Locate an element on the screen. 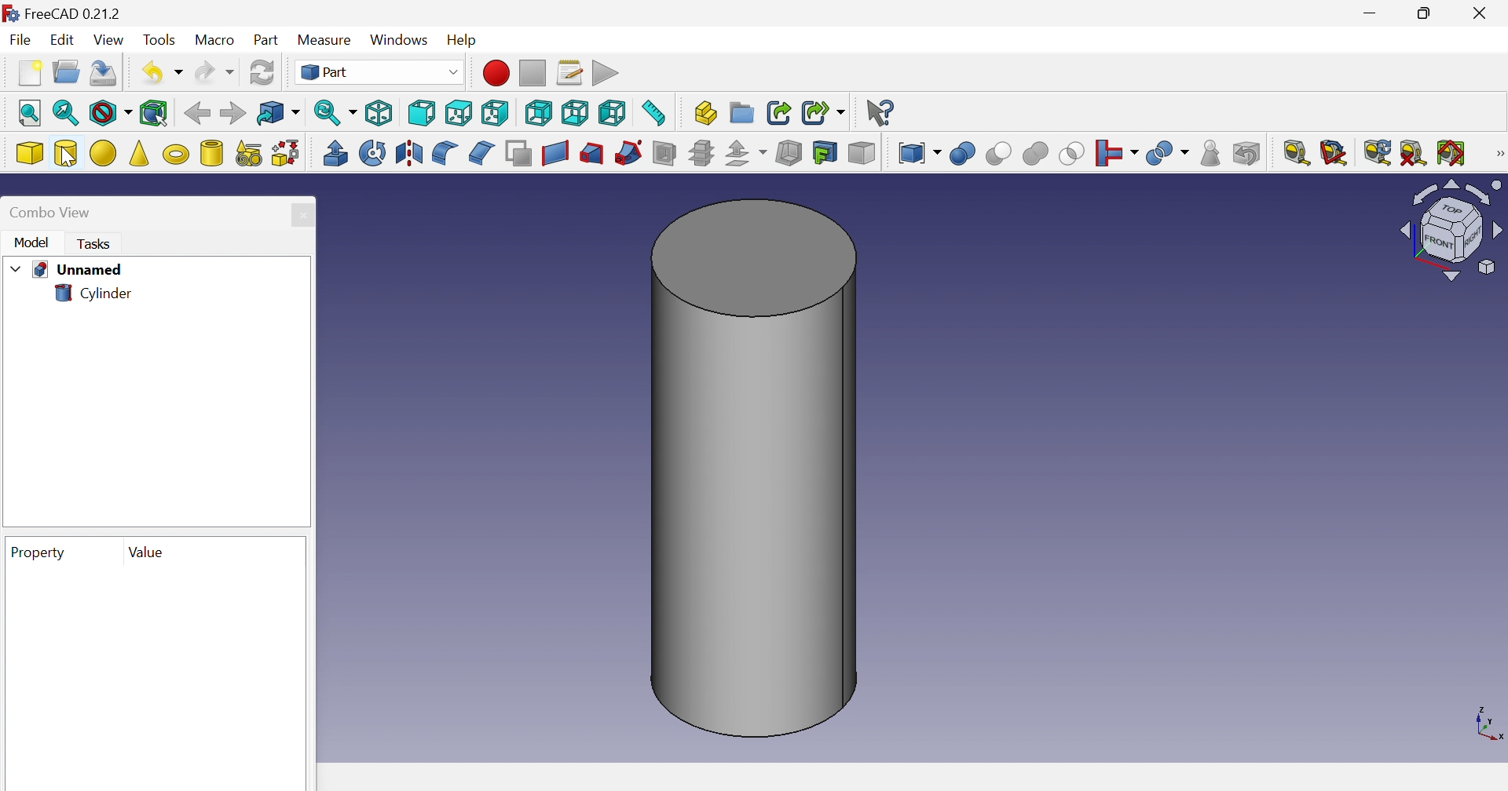  Cube is located at coordinates (28, 151).